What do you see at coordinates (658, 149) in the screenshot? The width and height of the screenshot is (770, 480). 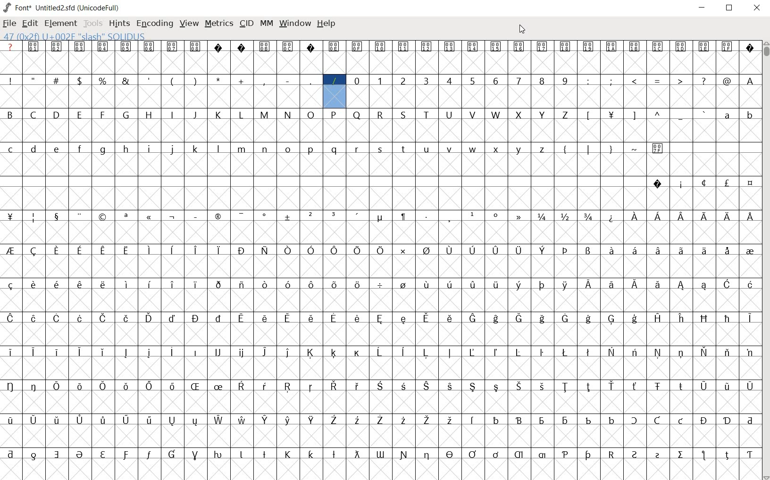 I see `glyph` at bounding box center [658, 149].